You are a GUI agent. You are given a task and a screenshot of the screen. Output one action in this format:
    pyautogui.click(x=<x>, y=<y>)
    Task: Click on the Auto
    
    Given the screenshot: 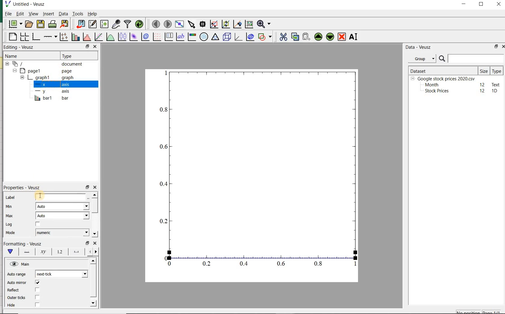 What is the action you would take?
    pyautogui.click(x=62, y=206)
    